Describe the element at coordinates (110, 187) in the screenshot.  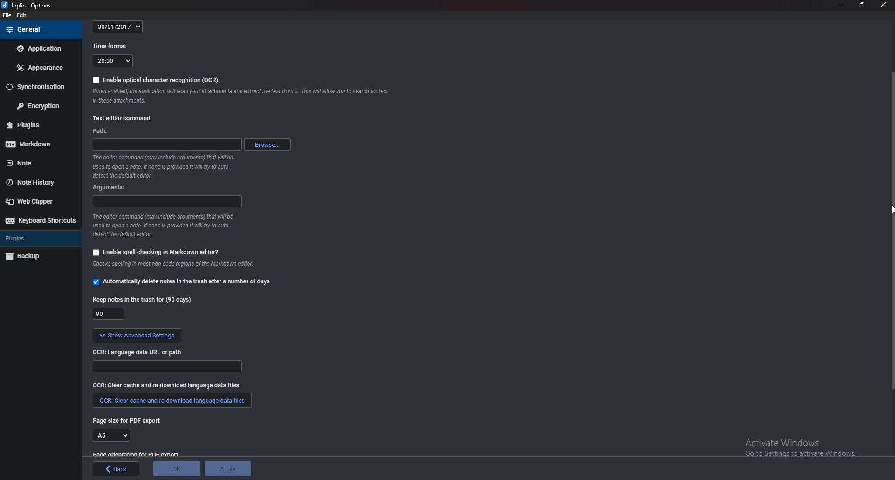
I see `Arguments` at that location.